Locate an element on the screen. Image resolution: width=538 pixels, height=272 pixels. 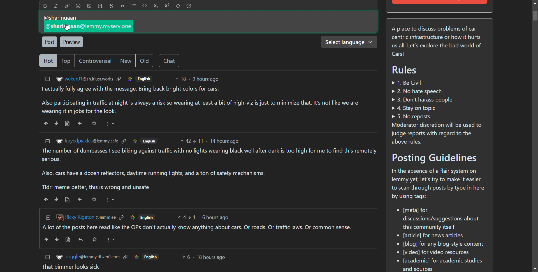
English. is located at coordinates (147, 217).